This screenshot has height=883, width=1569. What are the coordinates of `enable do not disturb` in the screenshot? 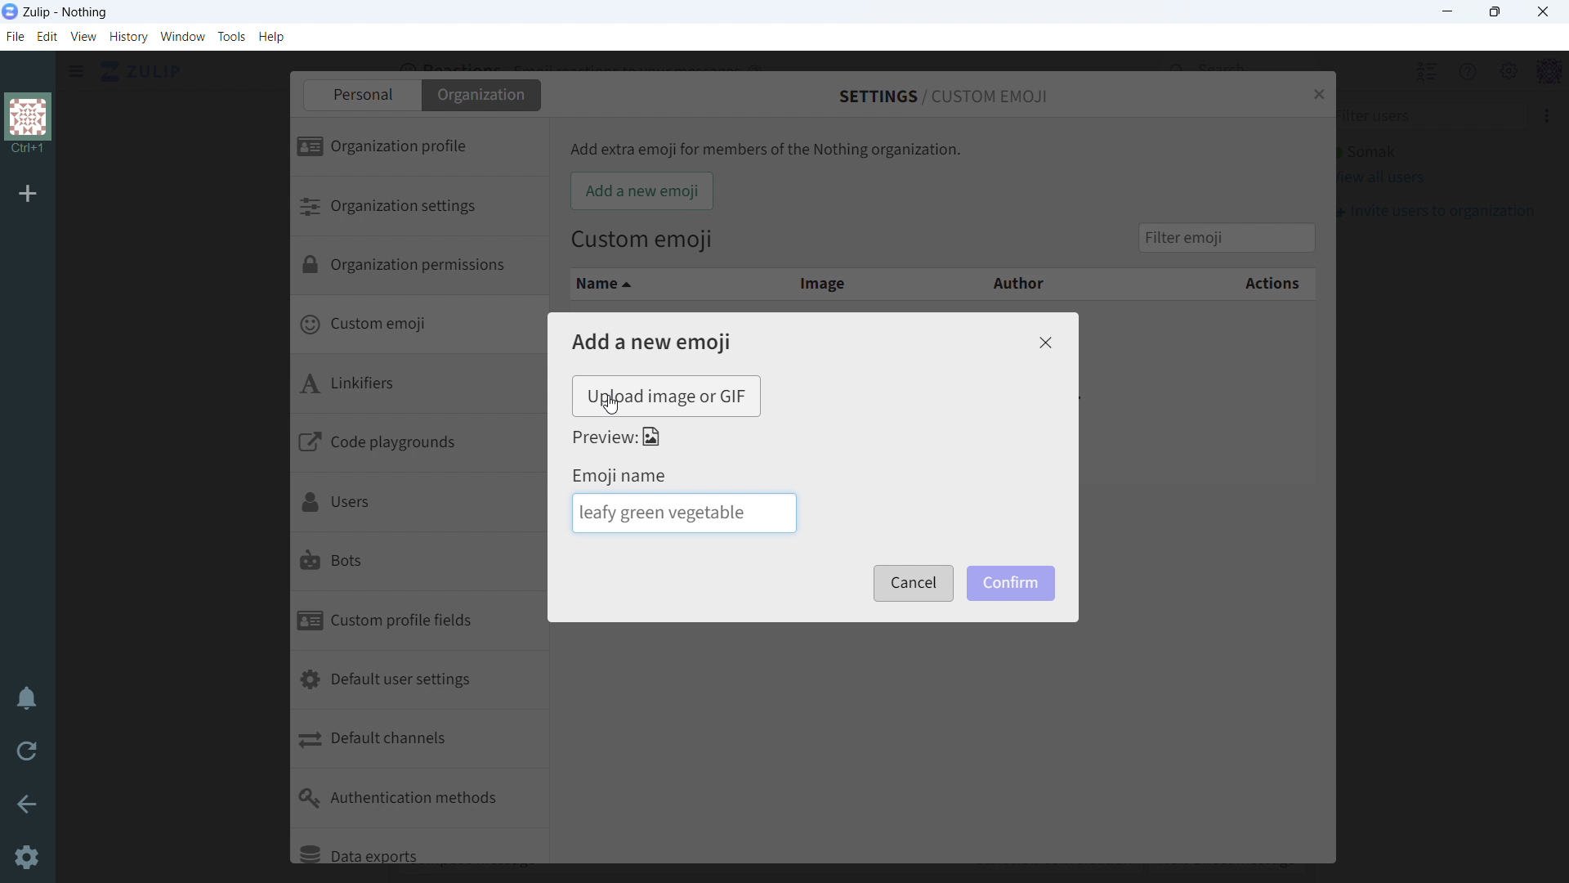 It's located at (26, 700).